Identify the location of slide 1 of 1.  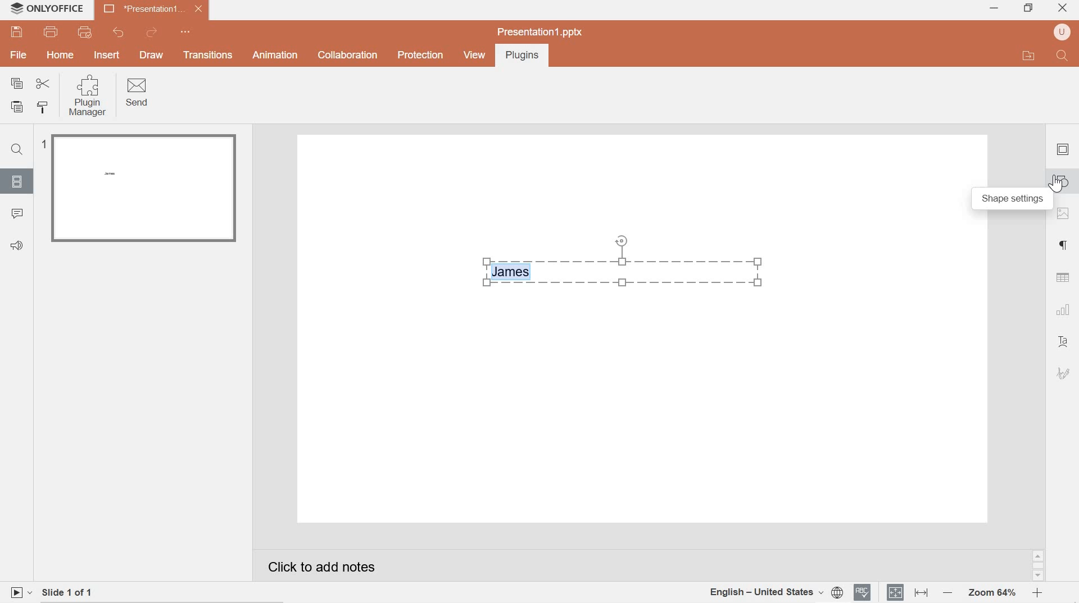
(77, 590).